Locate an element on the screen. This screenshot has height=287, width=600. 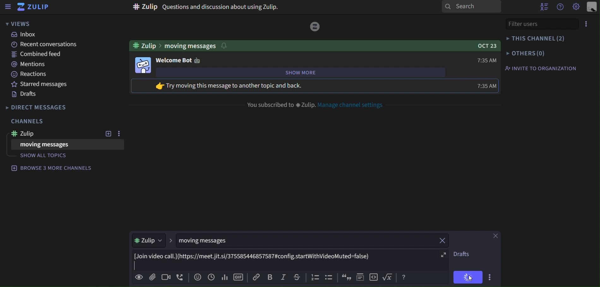
drafts is located at coordinates (465, 253).